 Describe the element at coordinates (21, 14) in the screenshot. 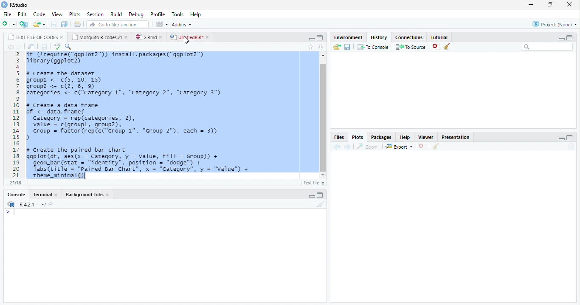

I see `edit` at that location.